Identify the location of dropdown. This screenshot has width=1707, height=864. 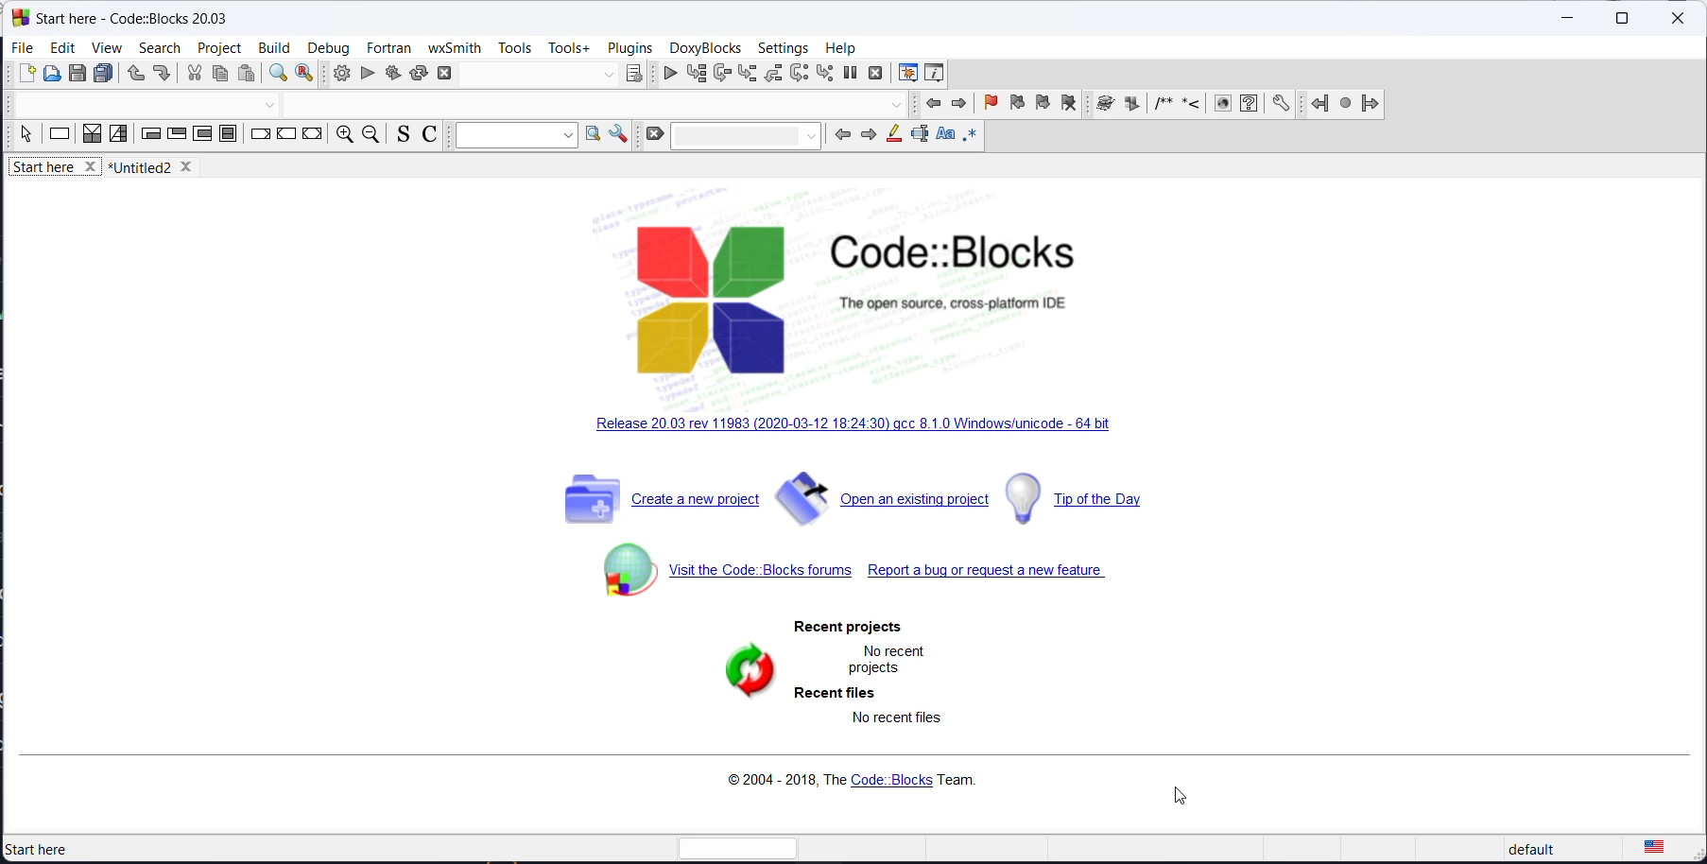
(512, 136).